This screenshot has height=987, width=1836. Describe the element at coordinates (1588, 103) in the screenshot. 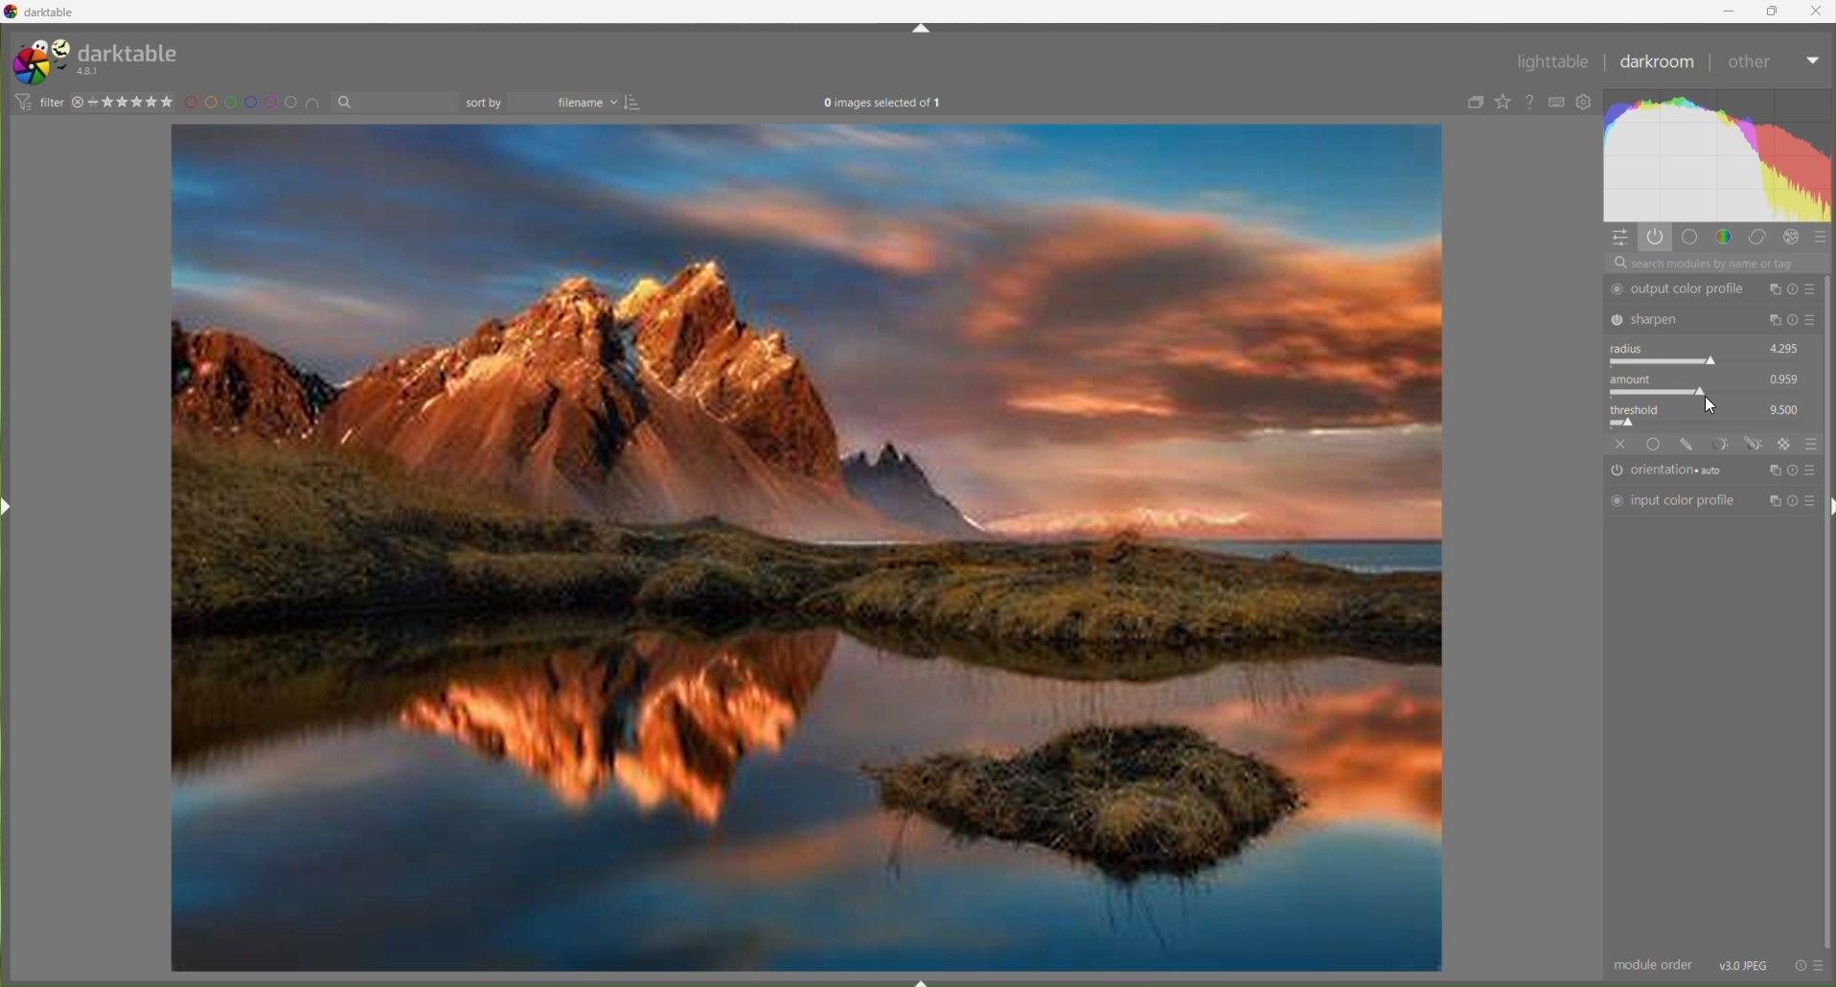

I see `Settings` at that location.